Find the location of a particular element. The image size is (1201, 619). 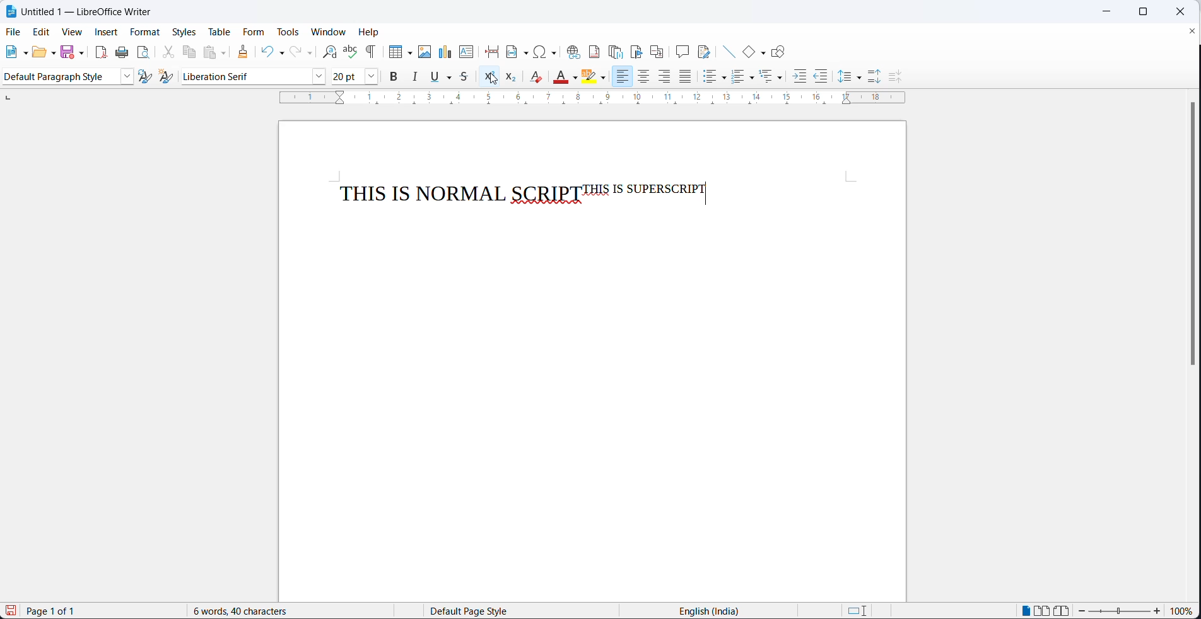

styles is located at coordinates (184, 32).